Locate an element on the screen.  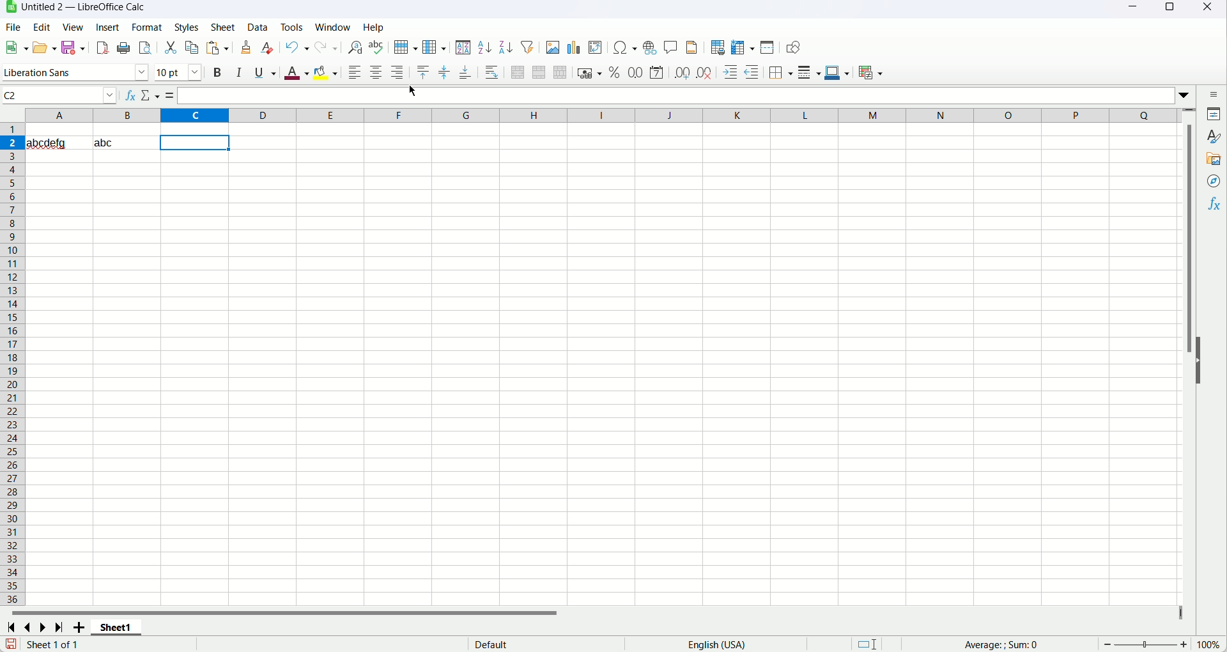
expand formula bar is located at coordinates (1188, 95).